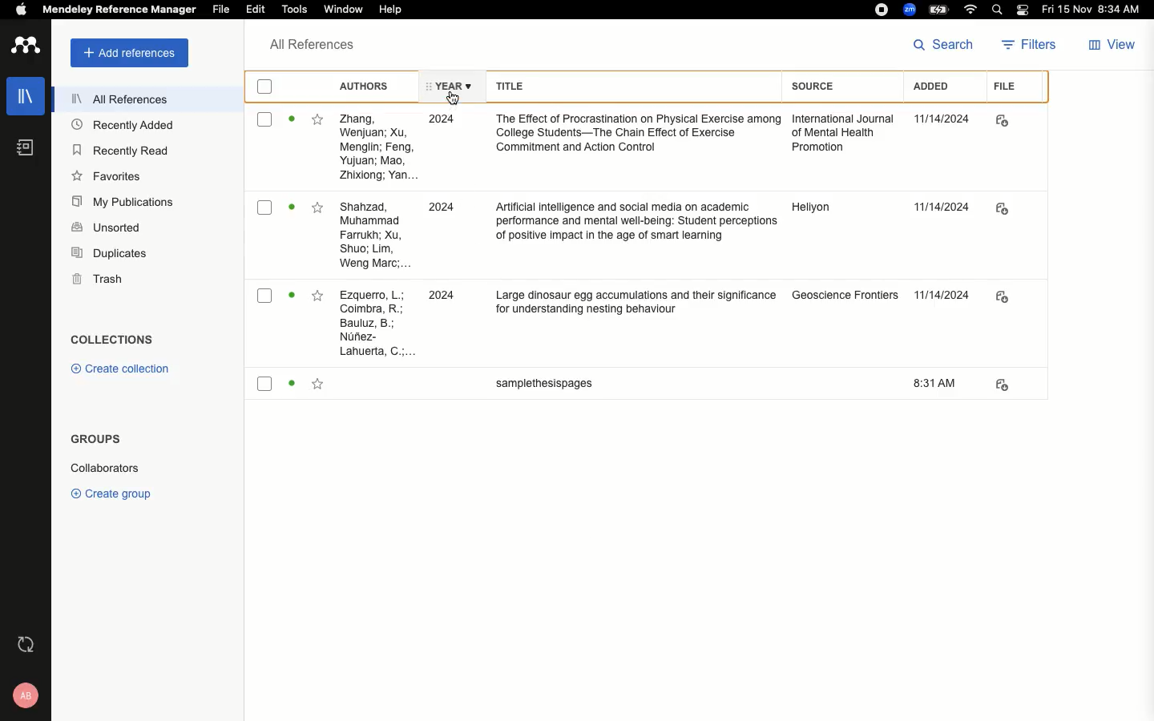 Image resolution: width=1154 pixels, height=721 pixels. What do you see at coordinates (115, 341) in the screenshot?
I see `Collections` at bounding box center [115, 341].